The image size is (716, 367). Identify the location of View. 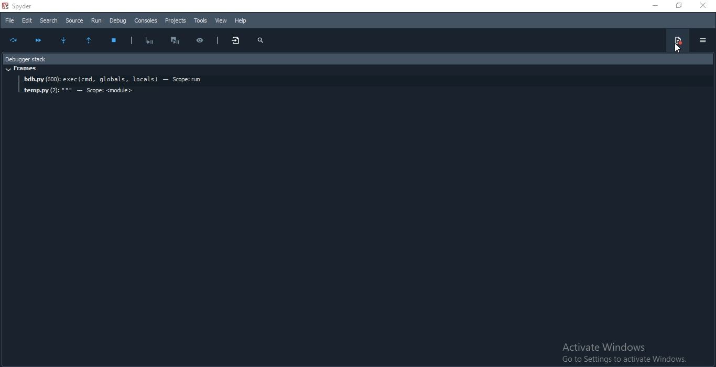
(221, 20).